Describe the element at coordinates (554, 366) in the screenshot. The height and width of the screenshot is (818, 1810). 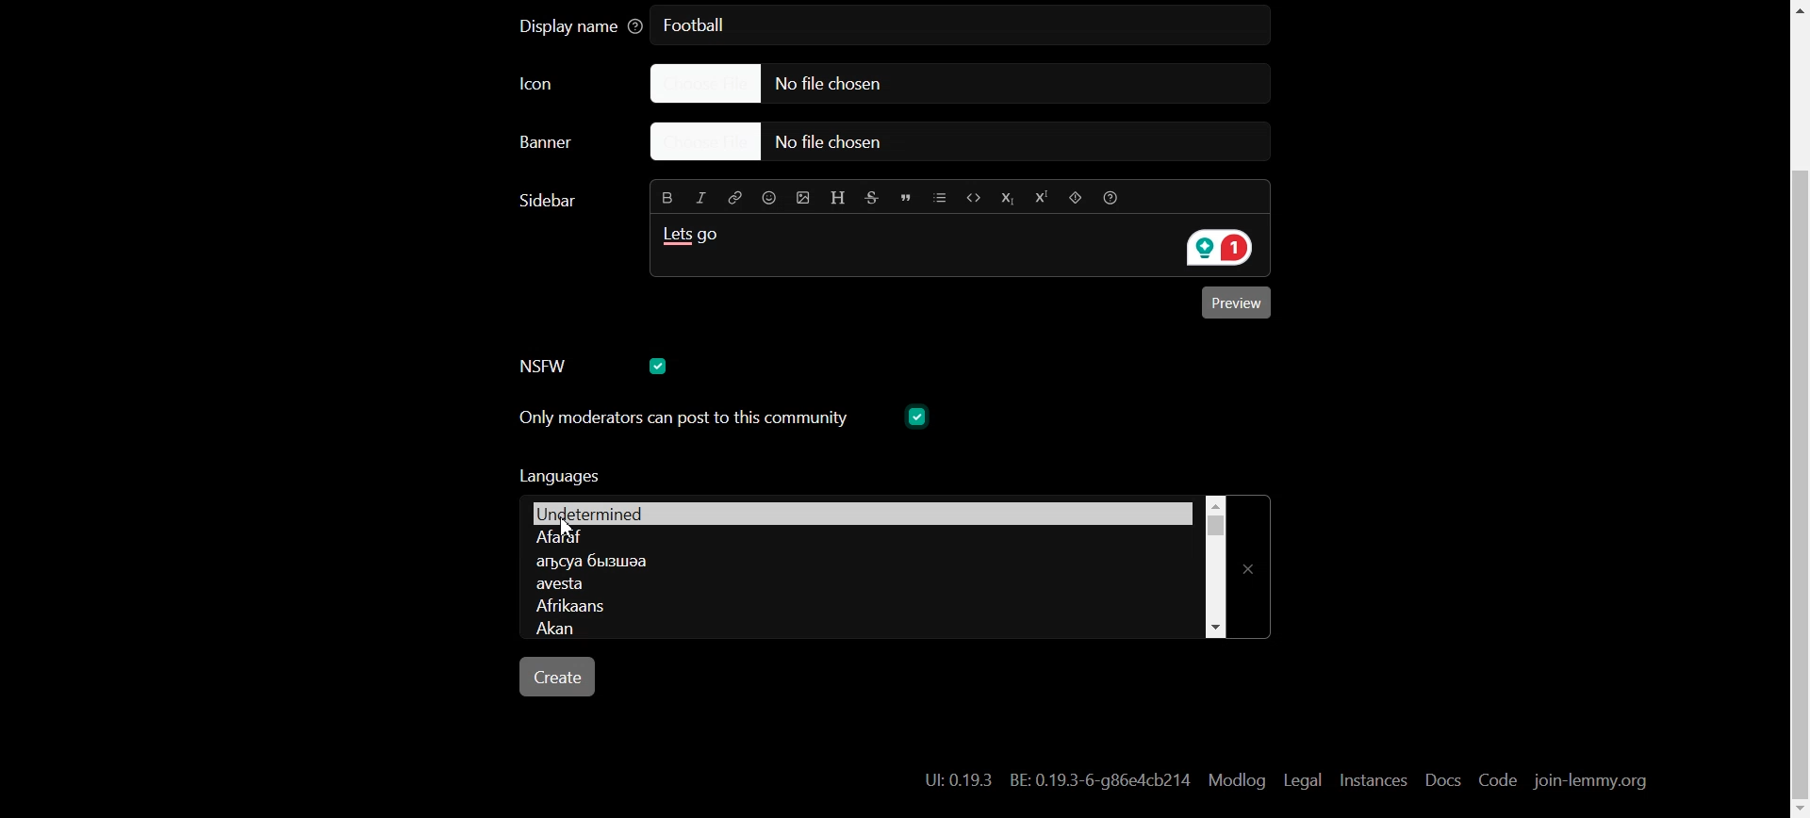
I see `NSFW Enable` at that location.